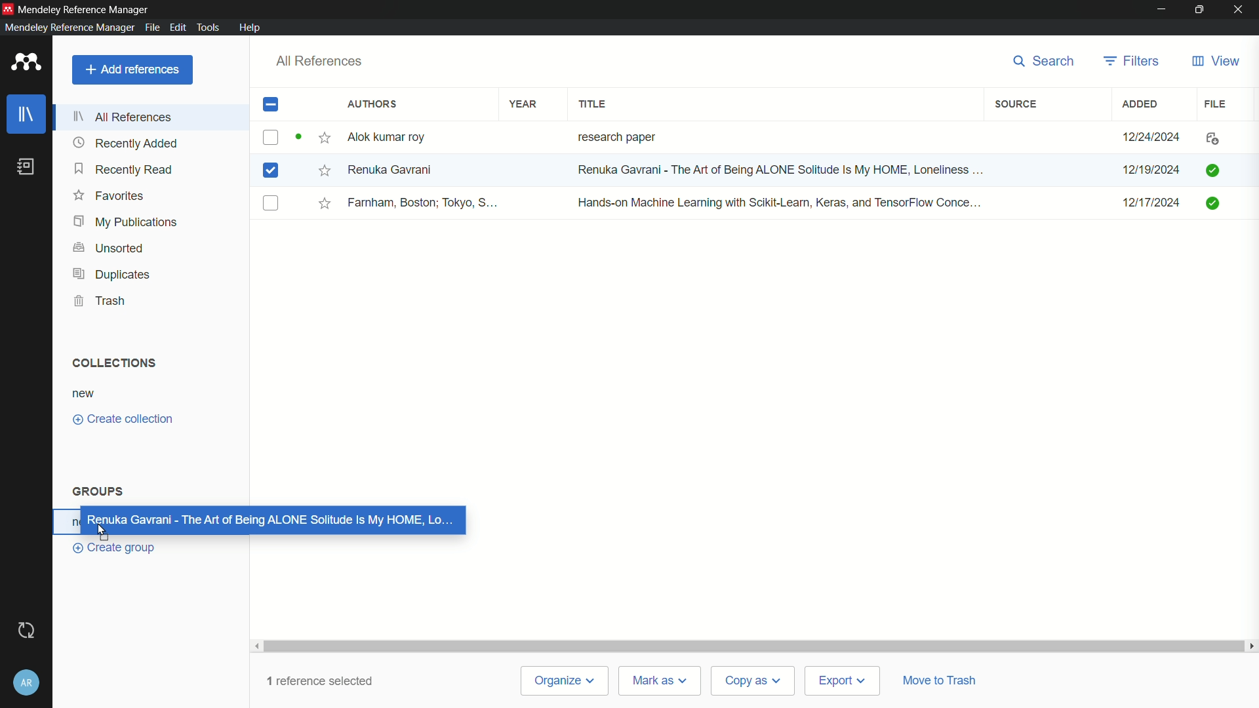  I want to click on help menu, so click(251, 28).